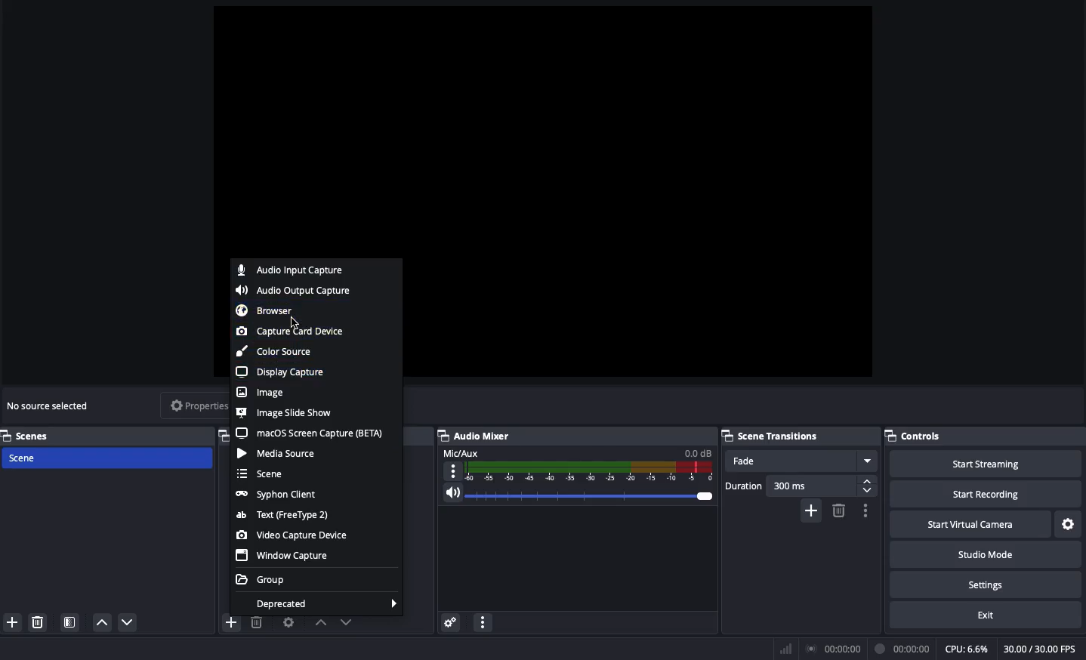  What do you see at coordinates (576, 494) in the screenshot?
I see `Volume` at bounding box center [576, 494].